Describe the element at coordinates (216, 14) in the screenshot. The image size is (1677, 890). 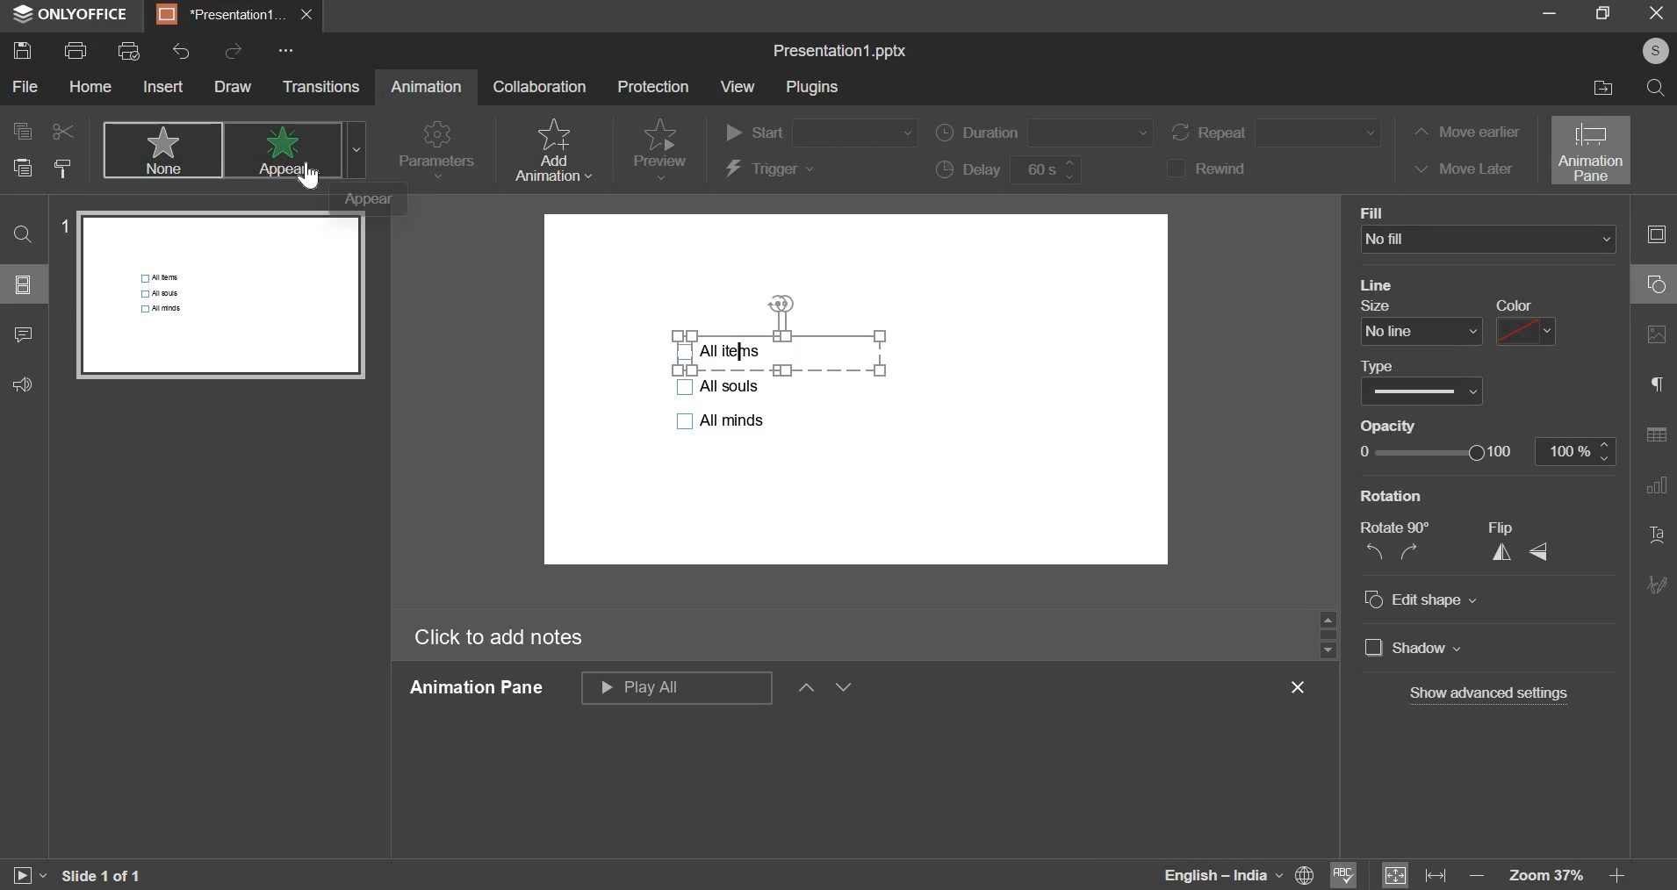
I see `presentation1` at that location.